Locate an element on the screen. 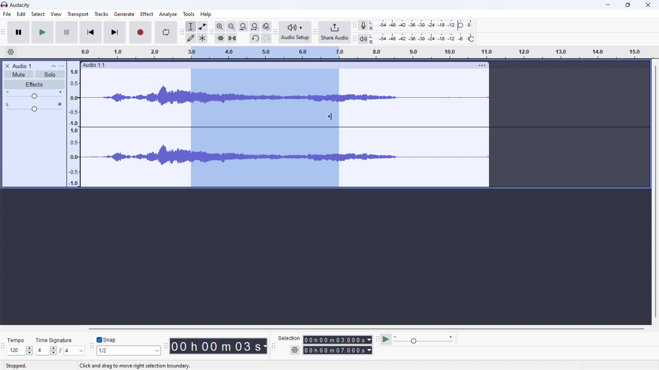  audacity transport window is located at coordinates (3, 32).